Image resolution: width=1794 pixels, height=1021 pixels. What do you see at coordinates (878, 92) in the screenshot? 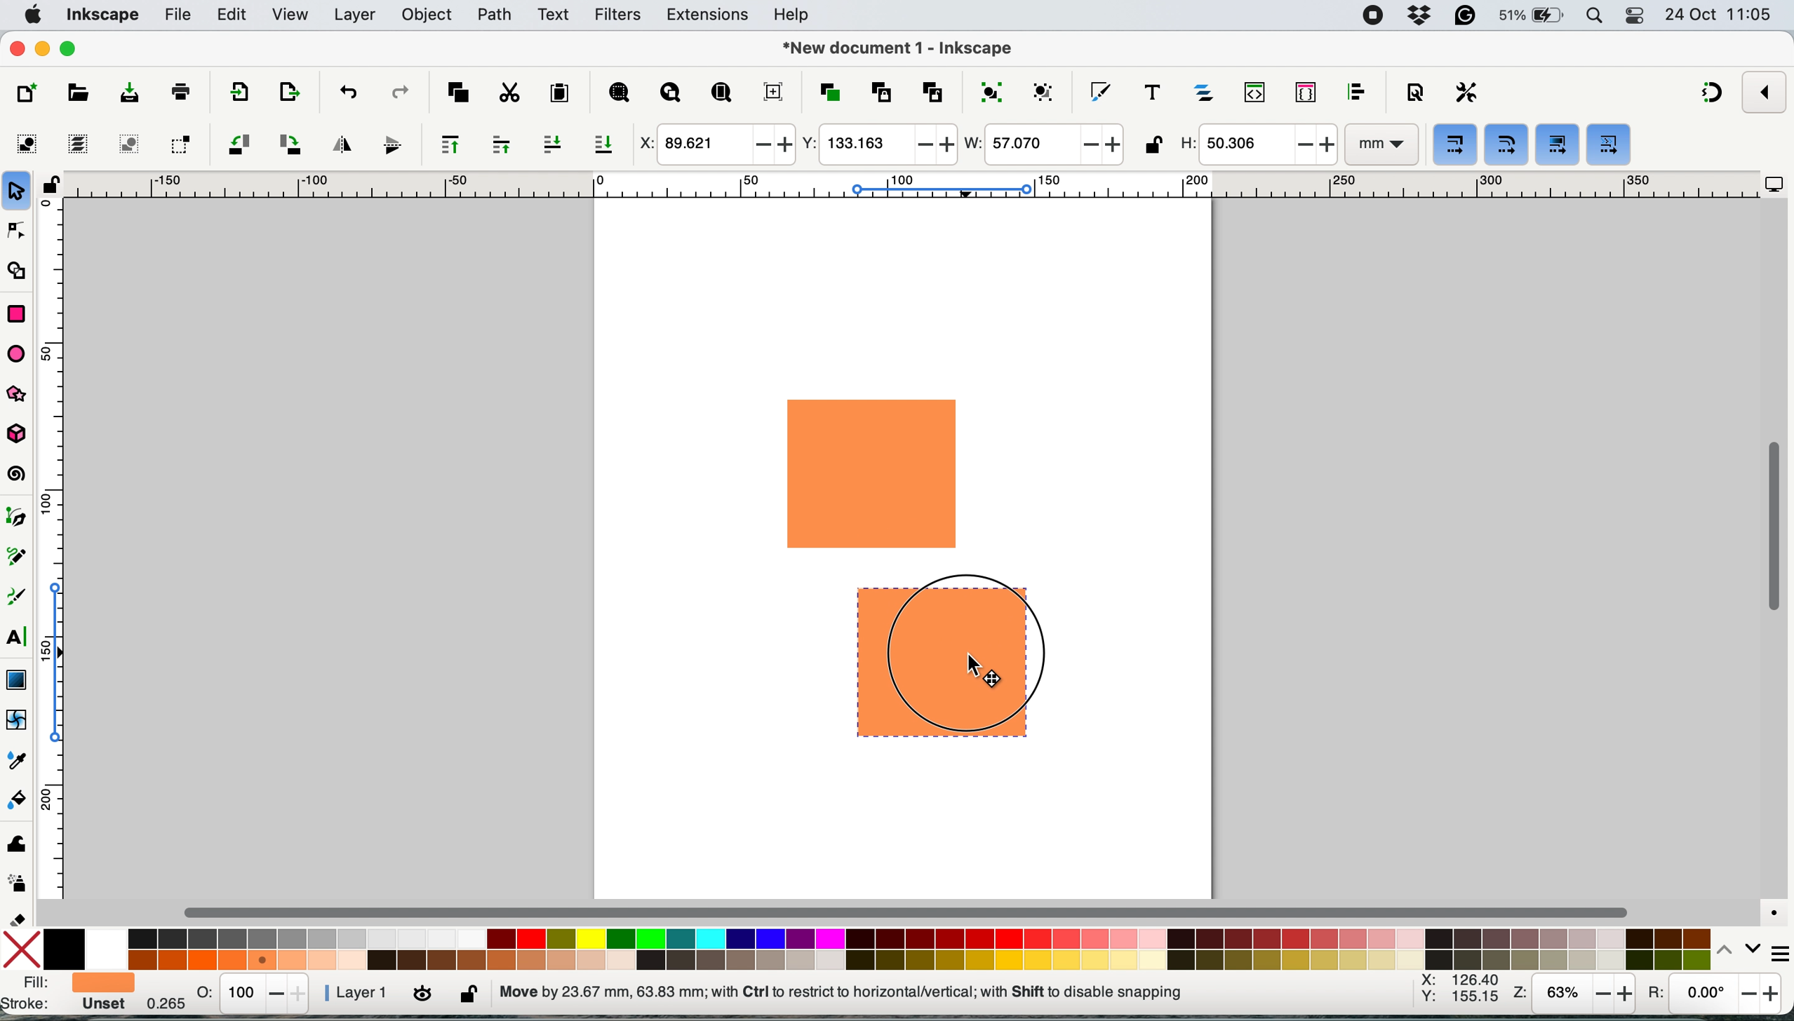
I see `create clone` at bounding box center [878, 92].